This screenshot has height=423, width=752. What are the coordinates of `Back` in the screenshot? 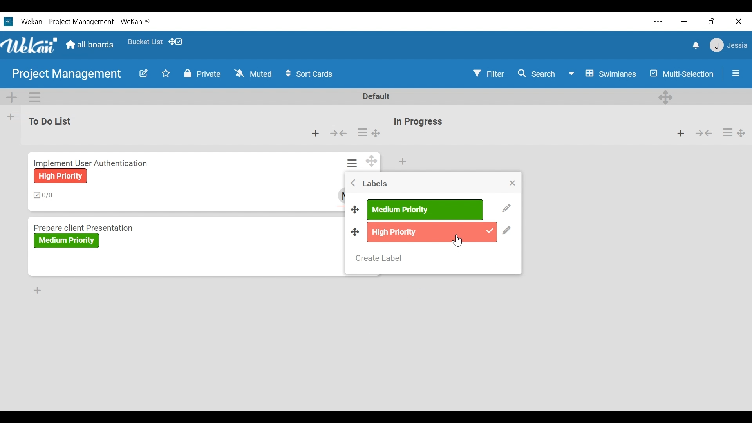 It's located at (353, 183).